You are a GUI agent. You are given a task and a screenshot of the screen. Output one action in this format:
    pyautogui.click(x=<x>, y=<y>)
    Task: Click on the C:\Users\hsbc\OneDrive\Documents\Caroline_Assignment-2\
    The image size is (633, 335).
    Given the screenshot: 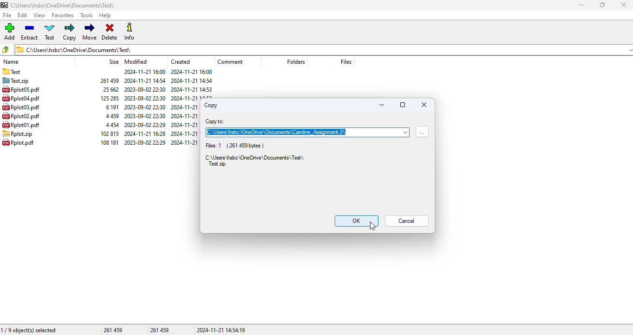 What is the action you would take?
    pyautogui.click(x=276, y=132)
    